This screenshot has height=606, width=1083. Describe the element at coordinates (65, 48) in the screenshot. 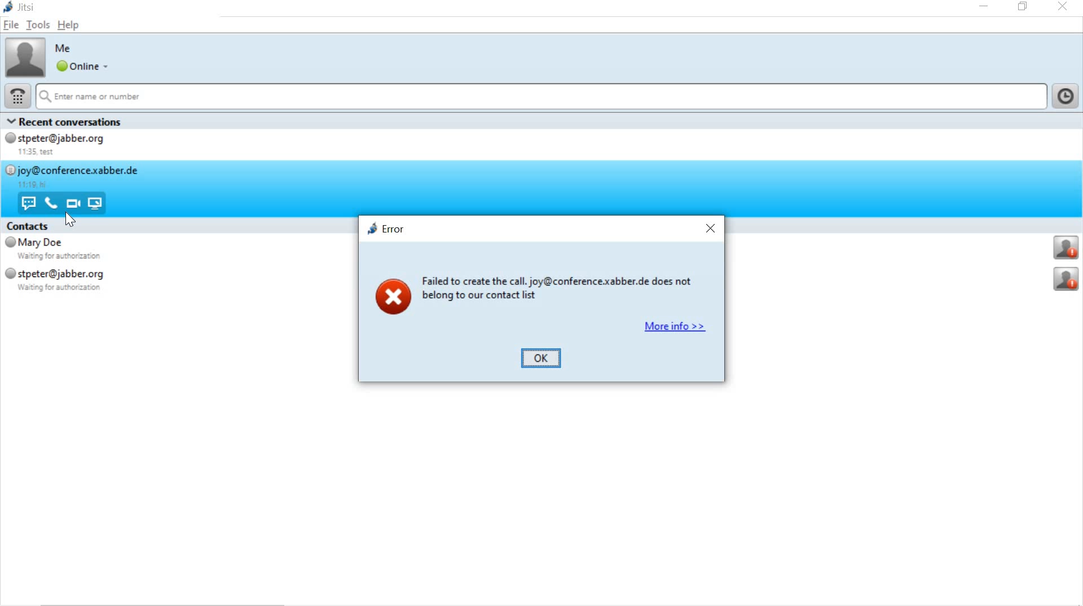

I see `Me` at that location.